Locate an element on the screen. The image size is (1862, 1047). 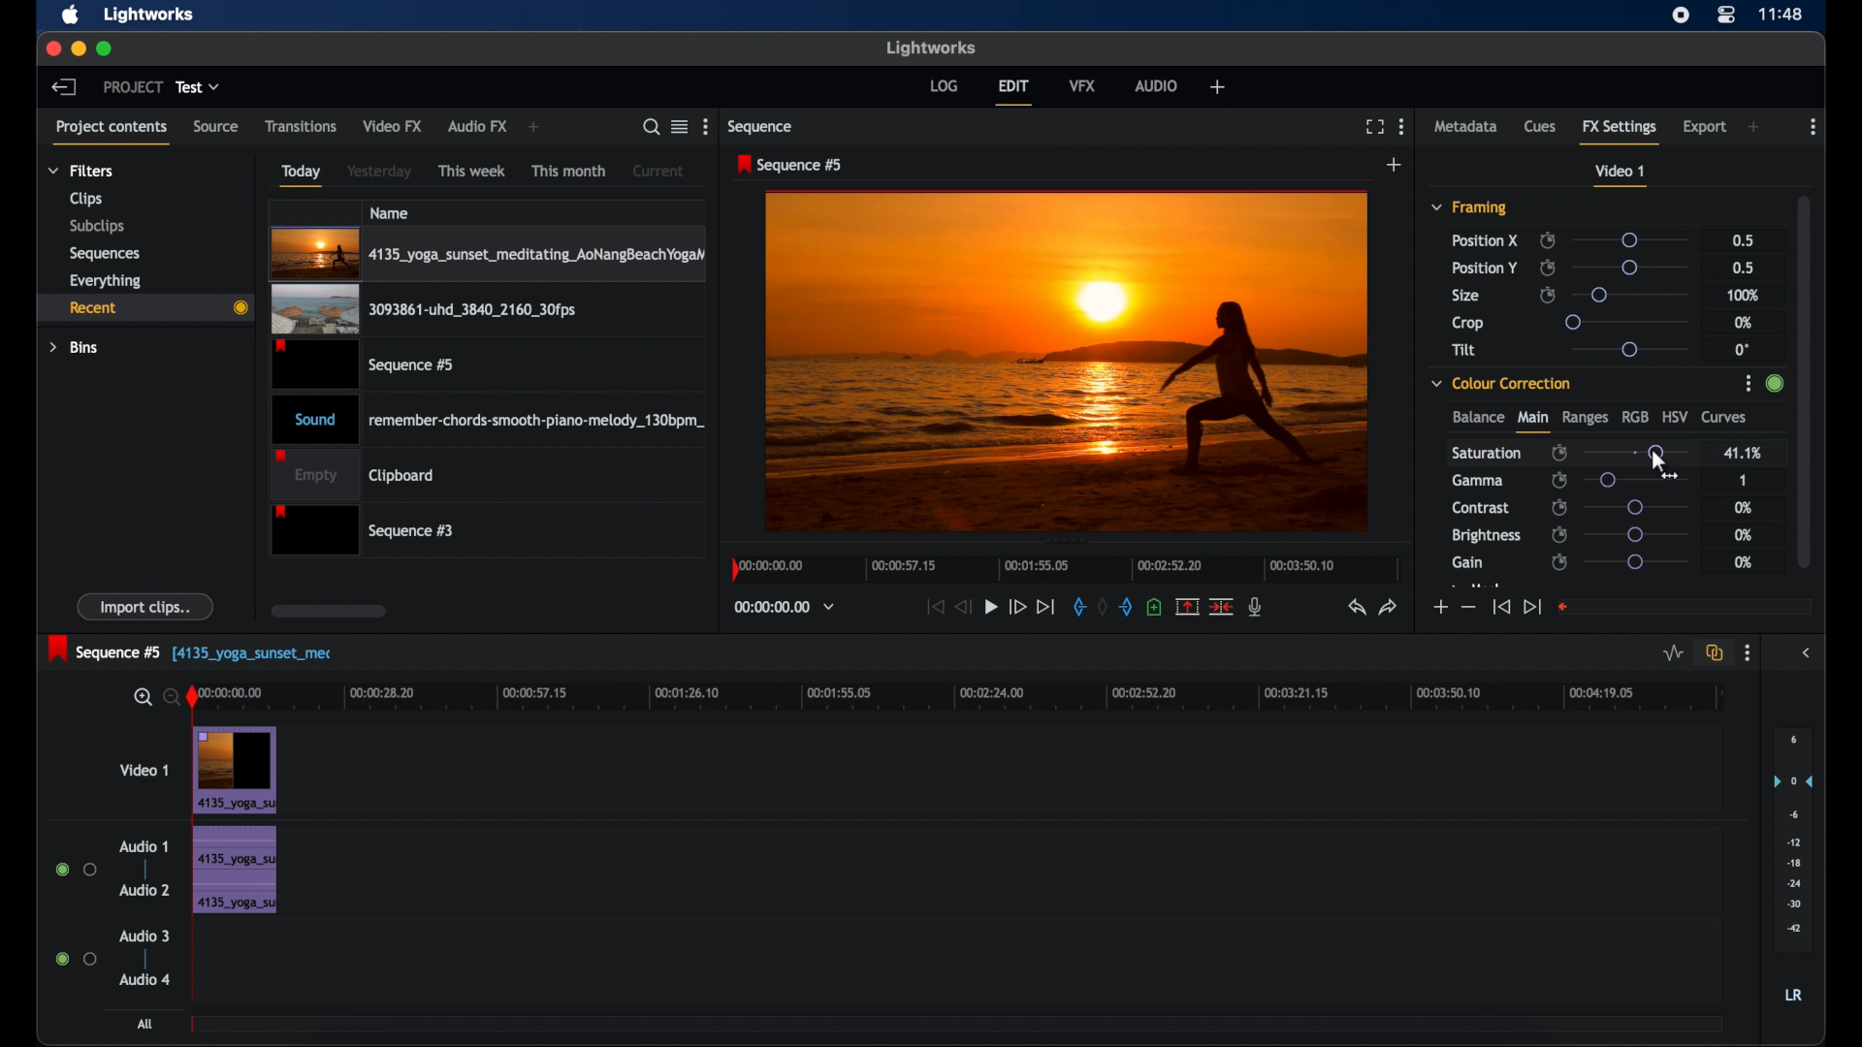
brightness is located at coordinates (1488, 536).